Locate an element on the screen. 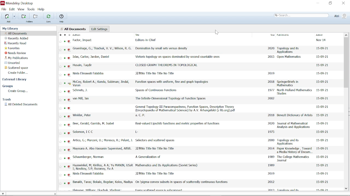 This screenshot has height=196, width=350. Filter is located at coordinates (5, 193).